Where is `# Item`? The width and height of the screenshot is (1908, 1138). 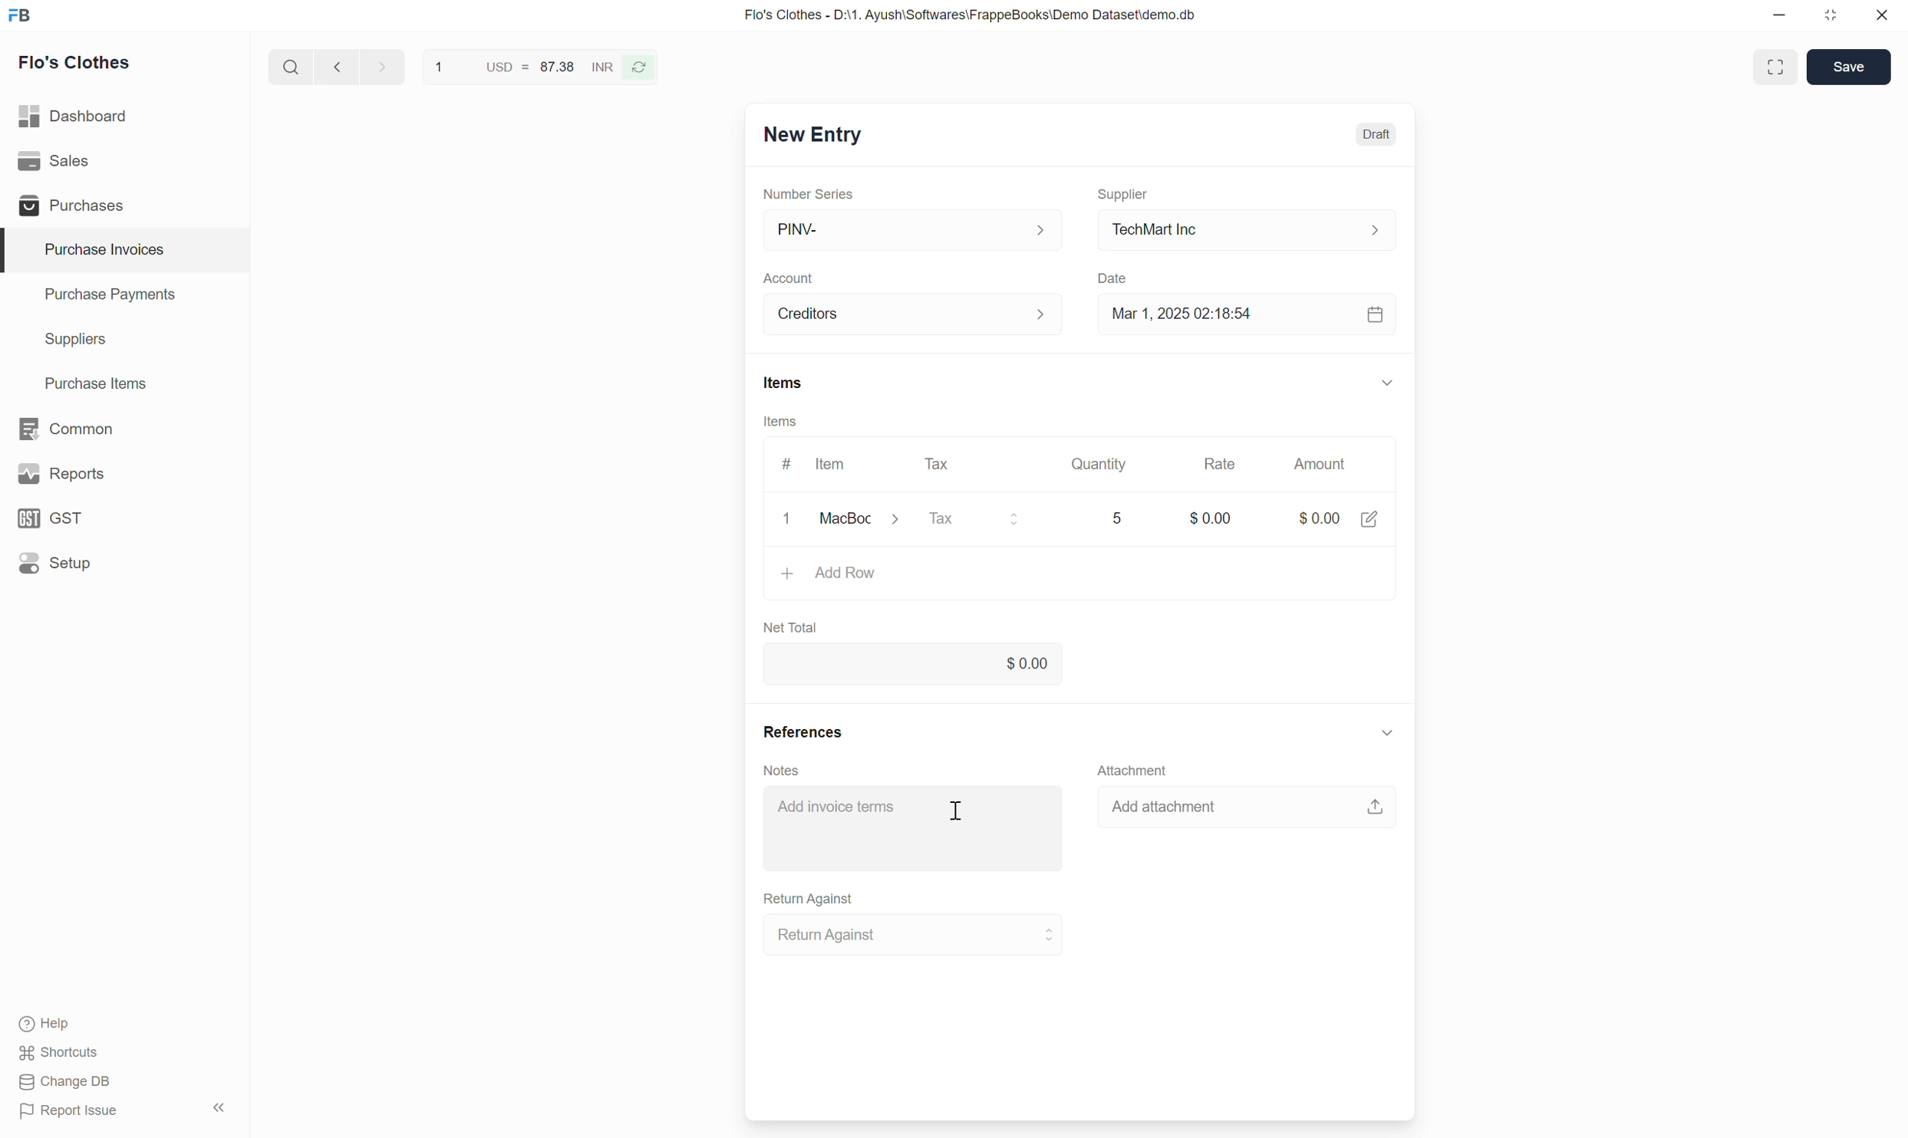 # Item is located at coordinates (816, 464).